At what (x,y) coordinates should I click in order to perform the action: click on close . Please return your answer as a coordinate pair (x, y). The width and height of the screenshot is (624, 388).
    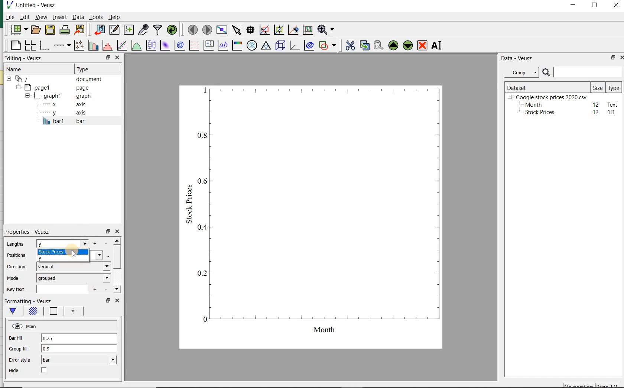
    Looking at the image, I should click on (624, 58).